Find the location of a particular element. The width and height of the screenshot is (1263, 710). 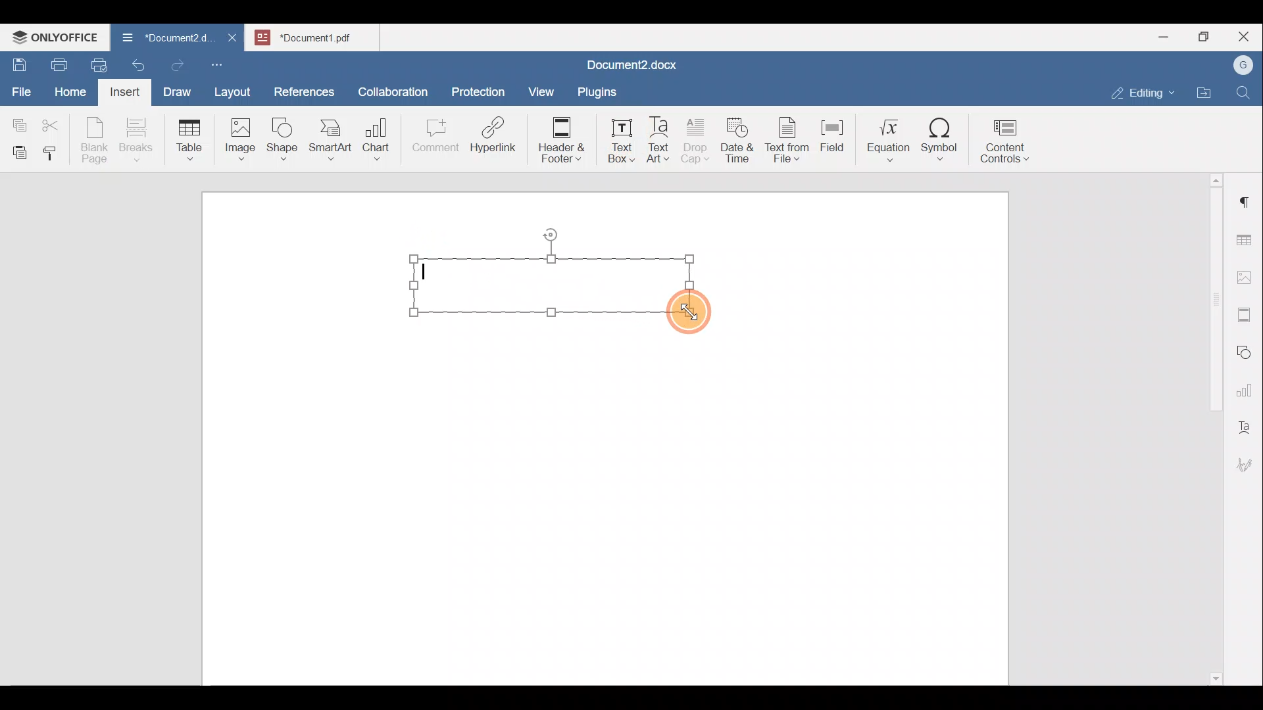

Copy is located at coordinates (17, 121).